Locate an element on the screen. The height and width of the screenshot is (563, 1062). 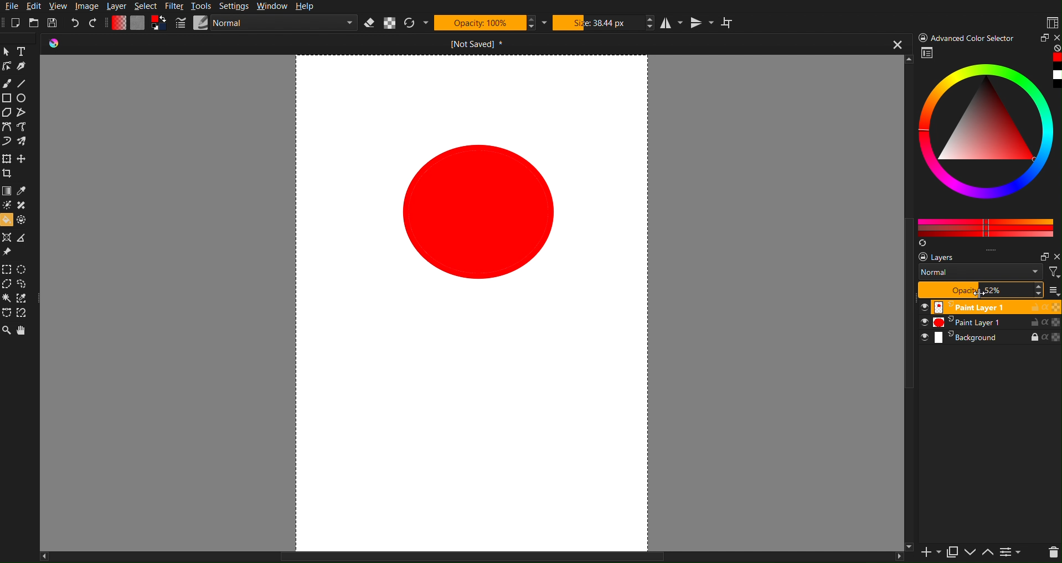
New is located at coordinates (12, 24).